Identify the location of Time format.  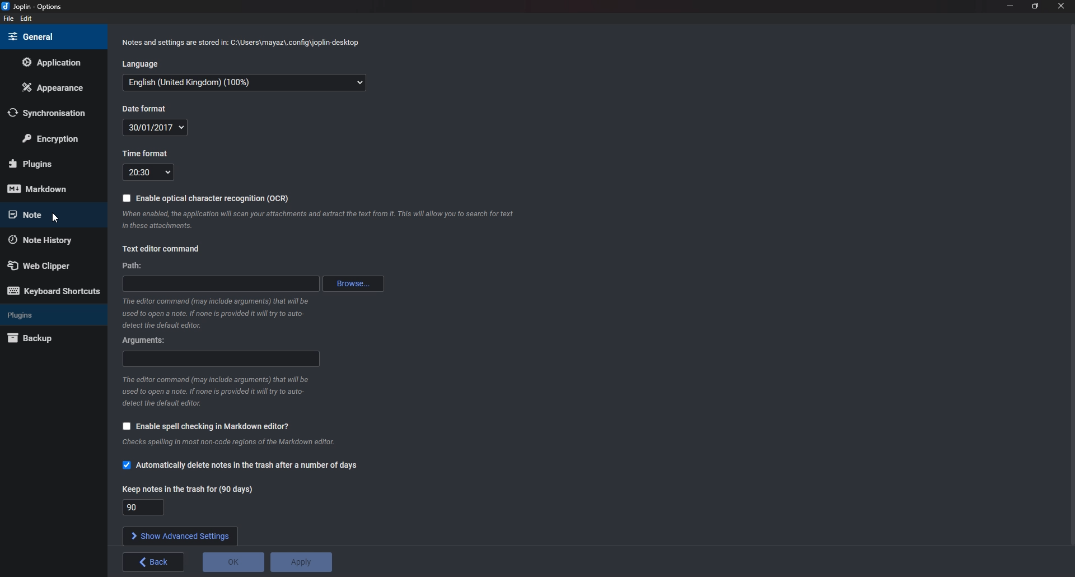
(152, 153).